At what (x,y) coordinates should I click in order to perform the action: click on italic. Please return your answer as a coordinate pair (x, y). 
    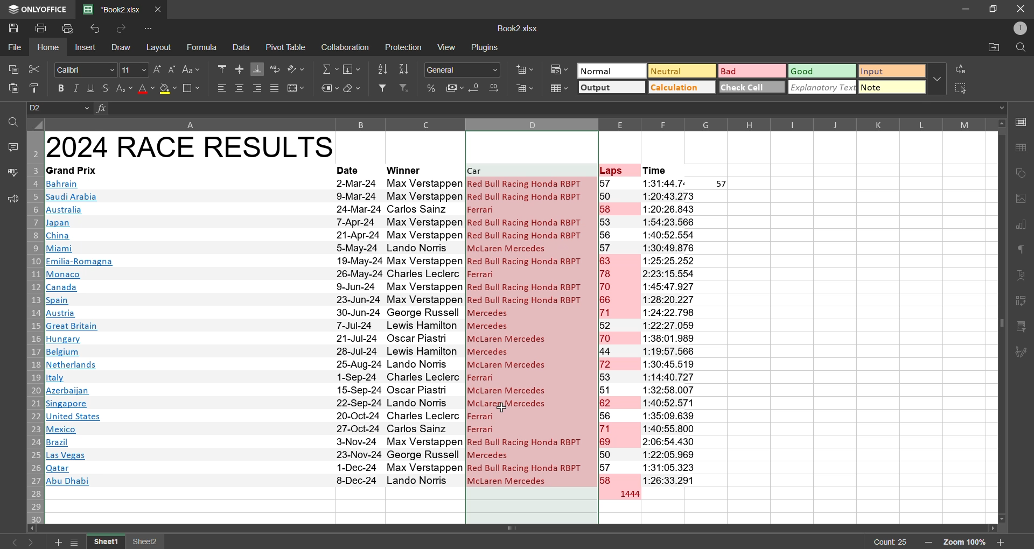
    Looking at the image, I should click on (77, 88).